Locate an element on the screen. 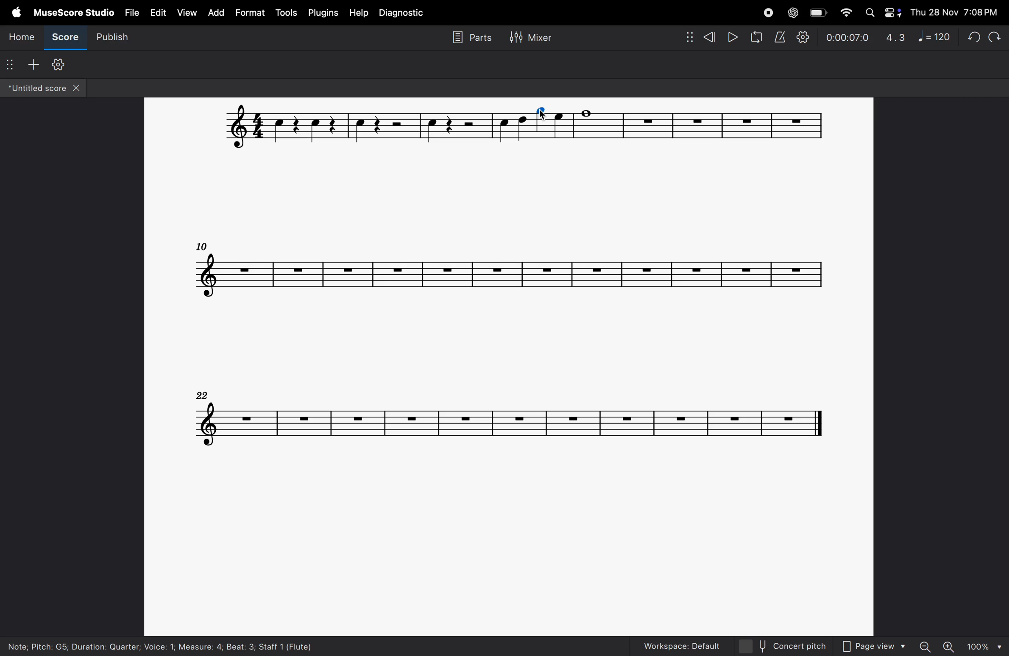 This screenshot has height=656, width=1009. notes is located at coordinates (517, 274).